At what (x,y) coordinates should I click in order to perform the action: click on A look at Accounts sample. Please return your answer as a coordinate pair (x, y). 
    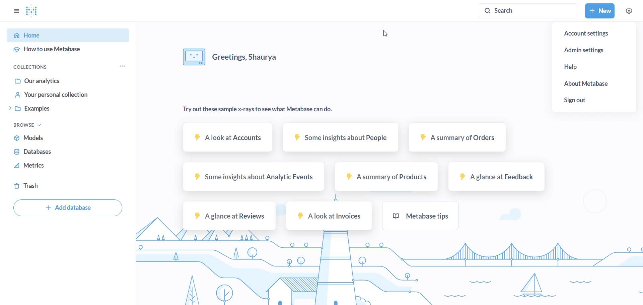
    Looking at the image, I should click on (227, 141).